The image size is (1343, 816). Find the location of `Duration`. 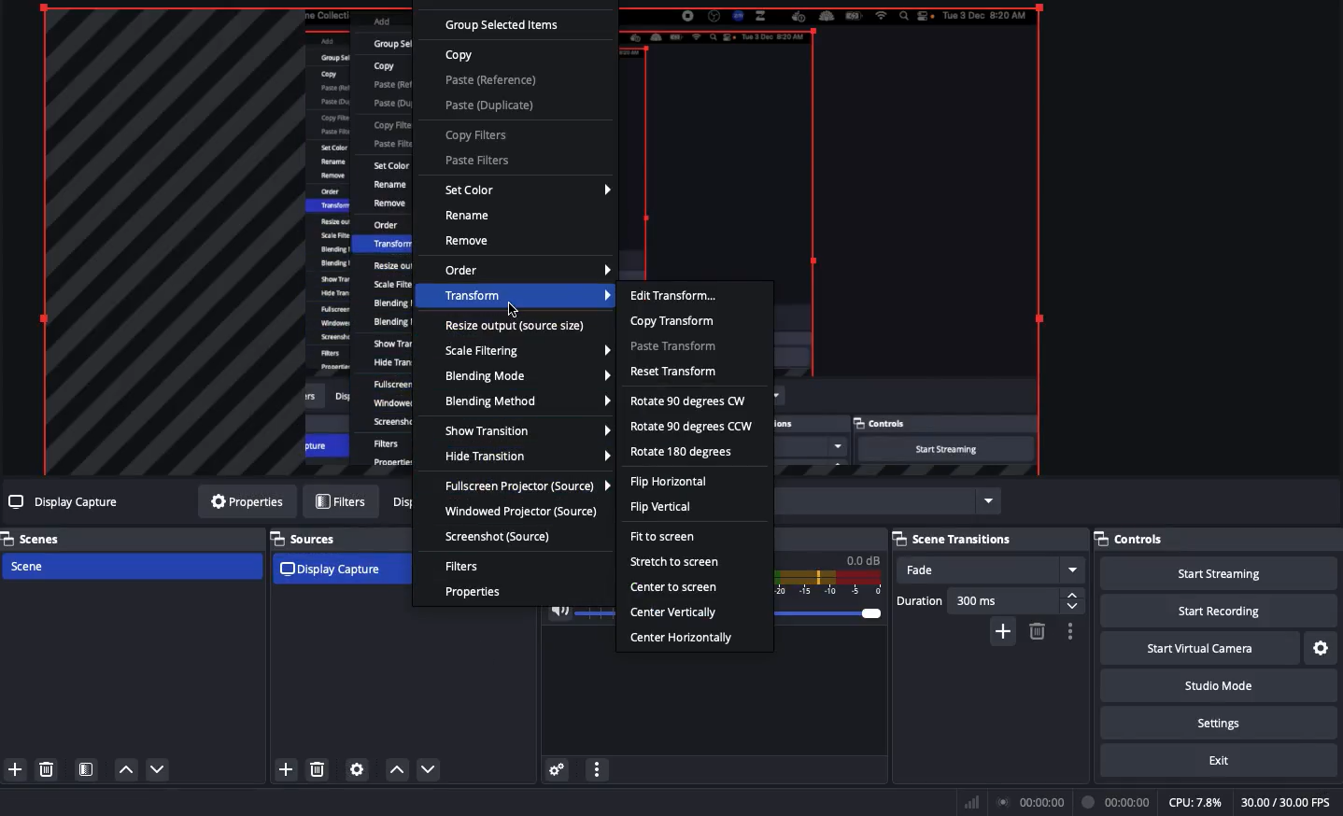

Duration is located at coordinates (988, 602).